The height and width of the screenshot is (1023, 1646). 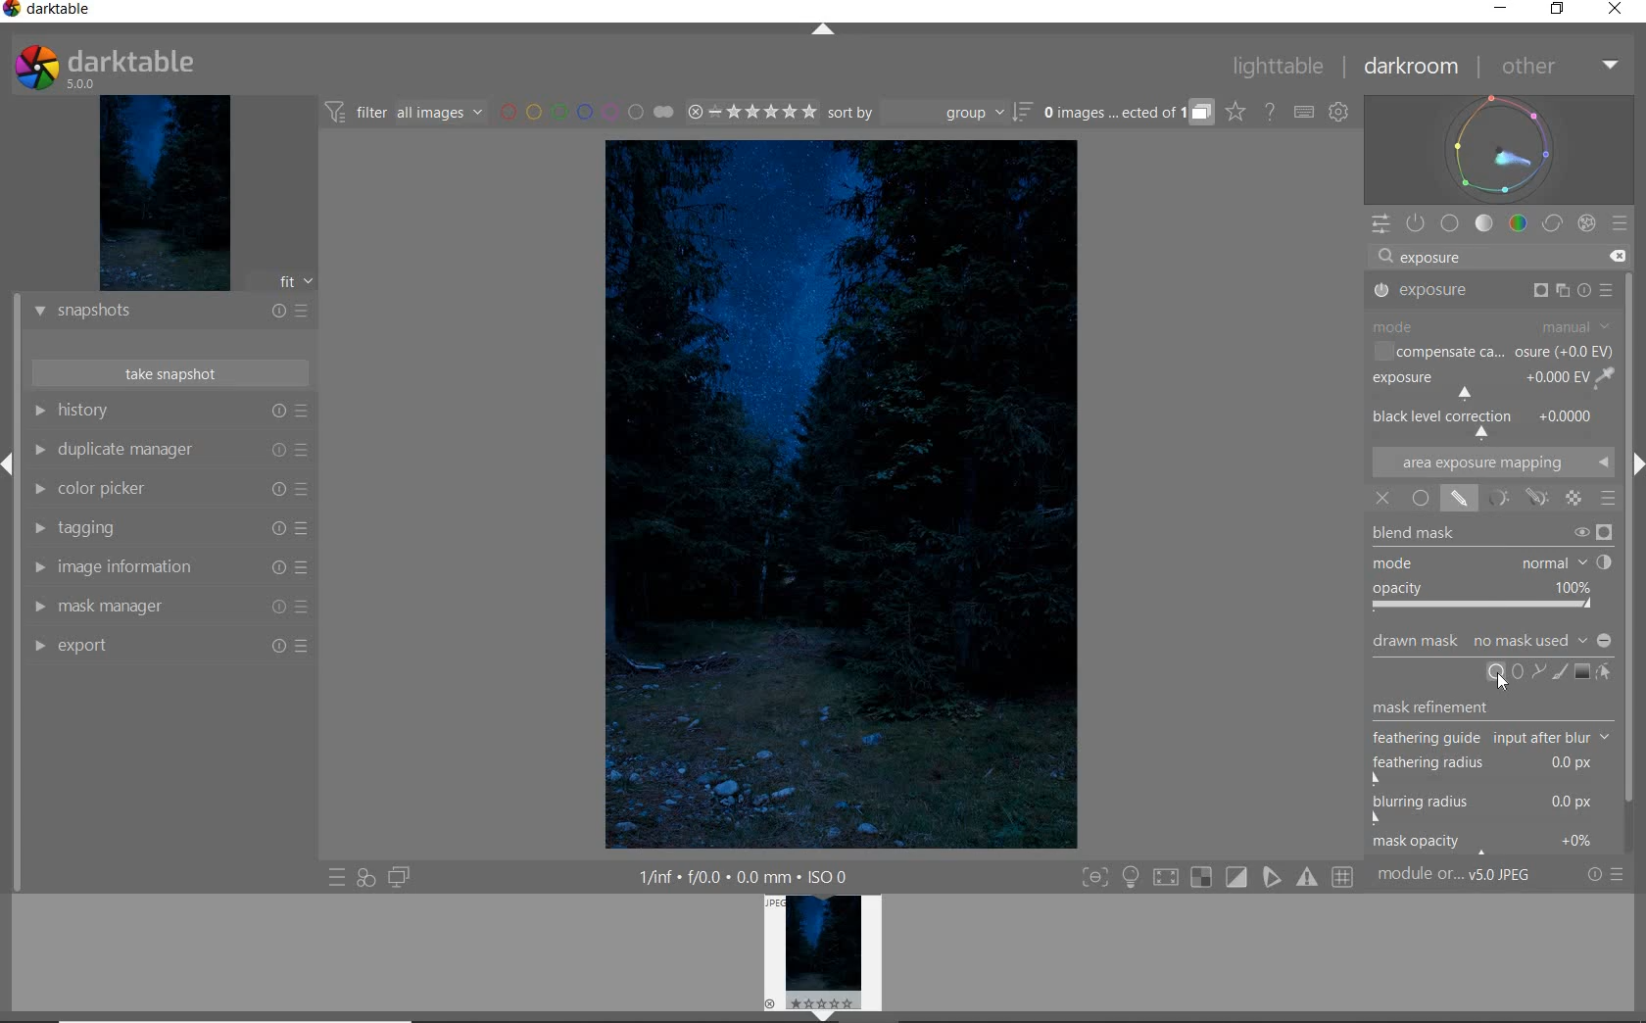 I want to click on AREA EXPOSURE MAPPING, so click(x=1492, y=461).